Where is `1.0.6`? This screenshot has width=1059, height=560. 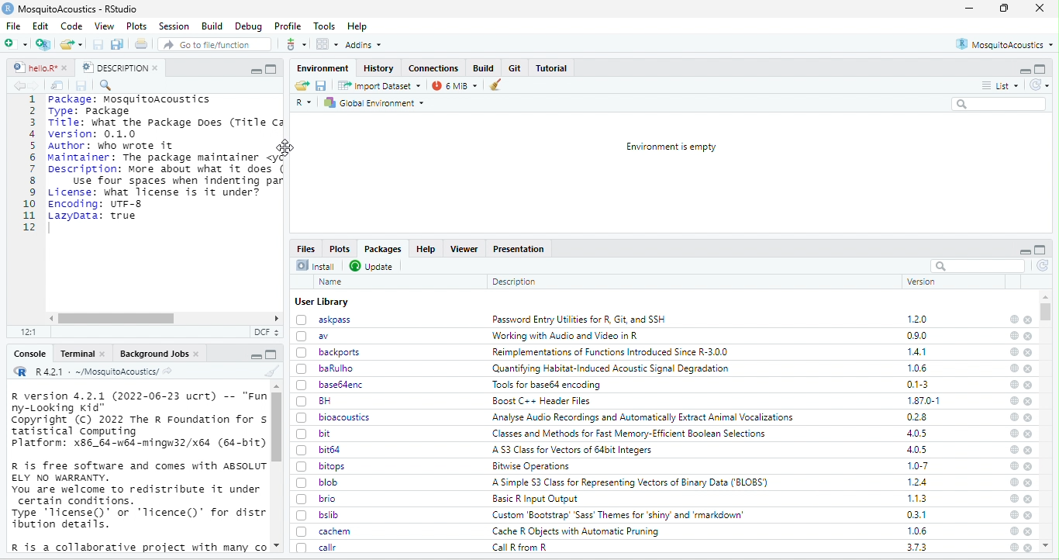 1.0.6 is located at coordinates (919, 368).